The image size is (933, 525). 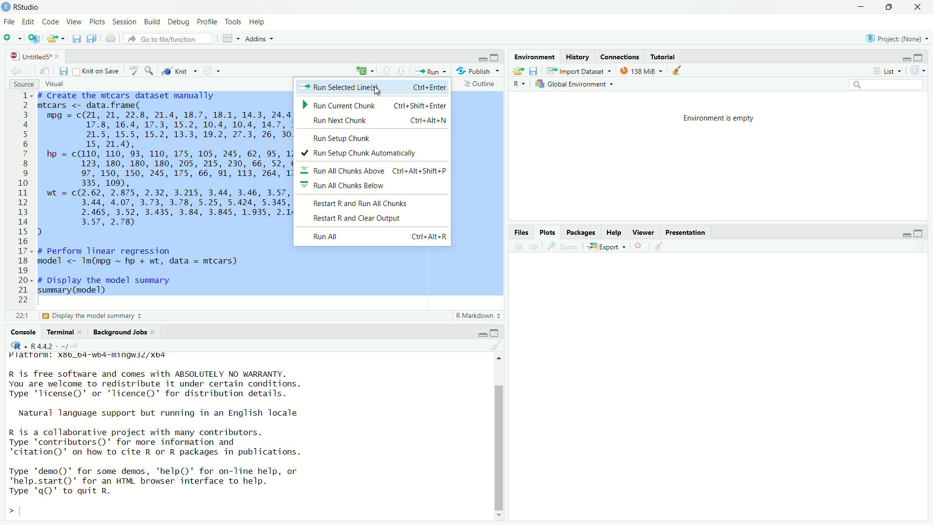 I want to click on import dataset, so click(x=575, y=71).